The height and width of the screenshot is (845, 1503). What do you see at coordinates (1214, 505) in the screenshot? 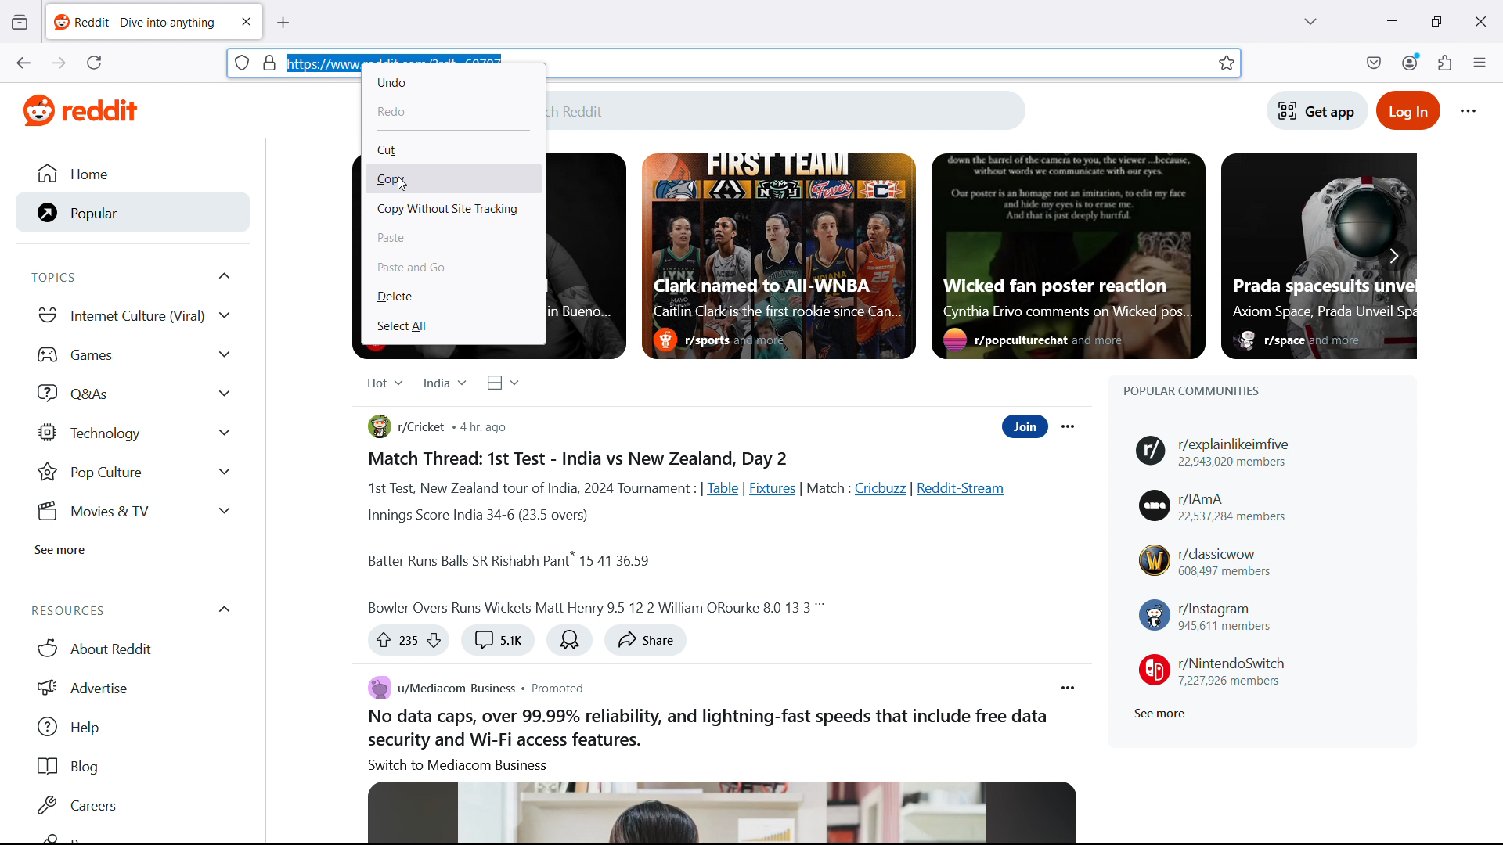
I see `r/IAmA` at bounding box center [1214, 505].